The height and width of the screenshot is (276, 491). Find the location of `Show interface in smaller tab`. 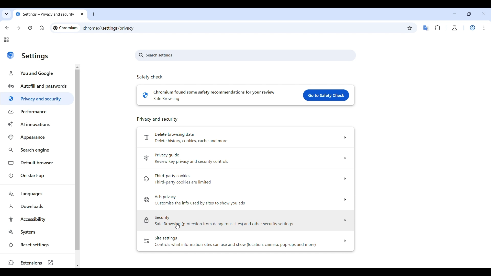

Show interface in smaller tab is located at coordinates (469, 14).